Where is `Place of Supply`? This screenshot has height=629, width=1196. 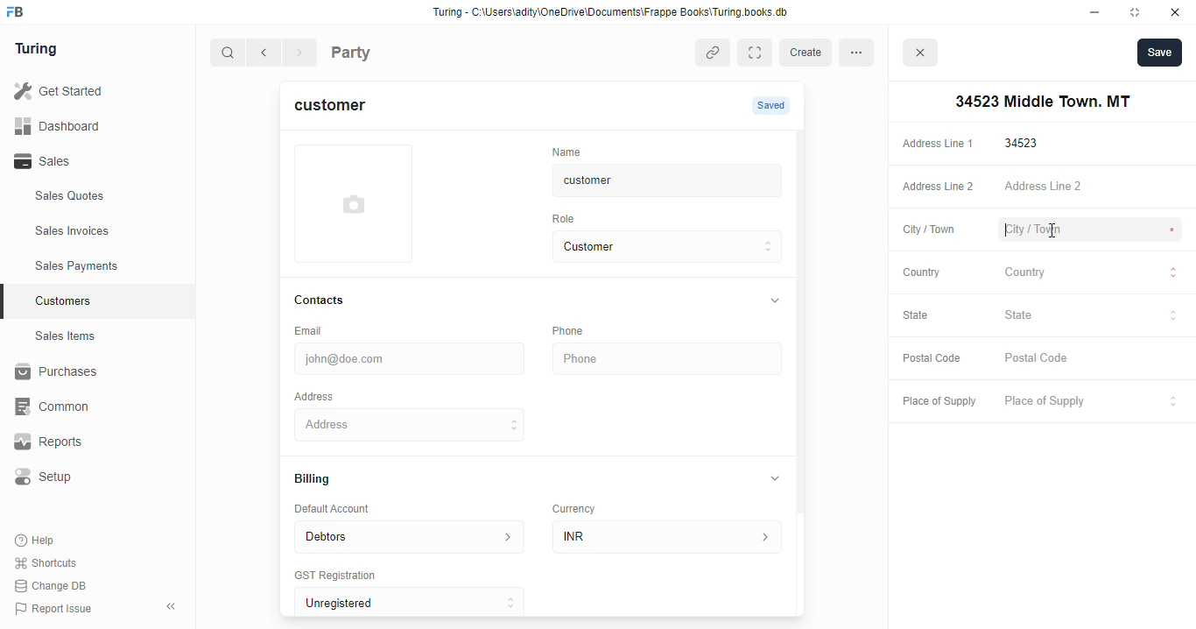
Place of Supply is located at coordinates (1088, 402).